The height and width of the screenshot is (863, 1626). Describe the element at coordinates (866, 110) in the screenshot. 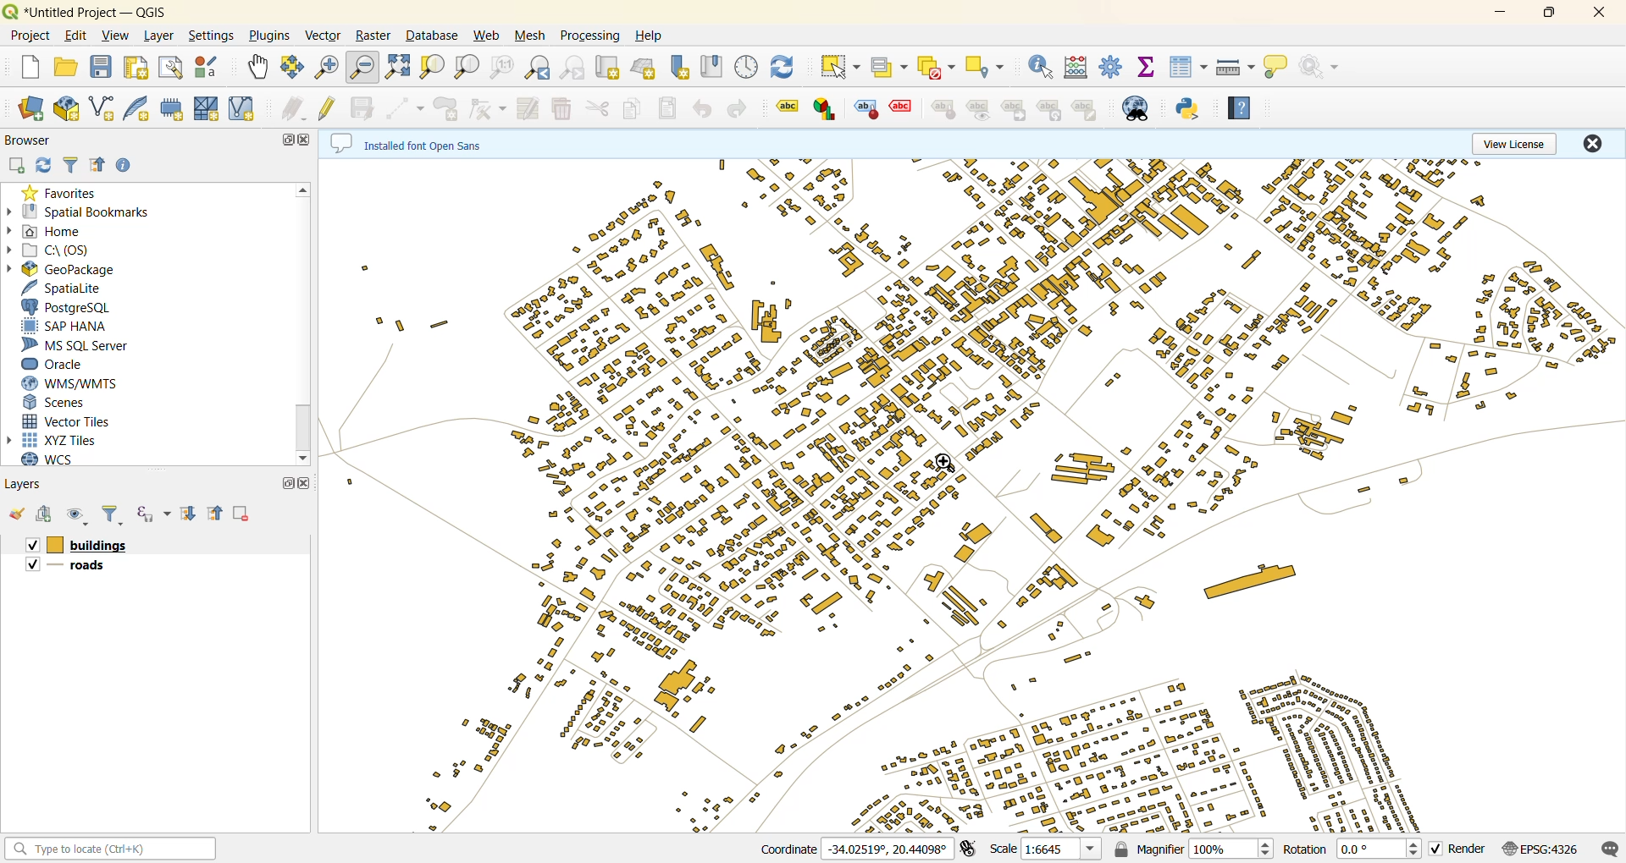

I see `label` at that location.